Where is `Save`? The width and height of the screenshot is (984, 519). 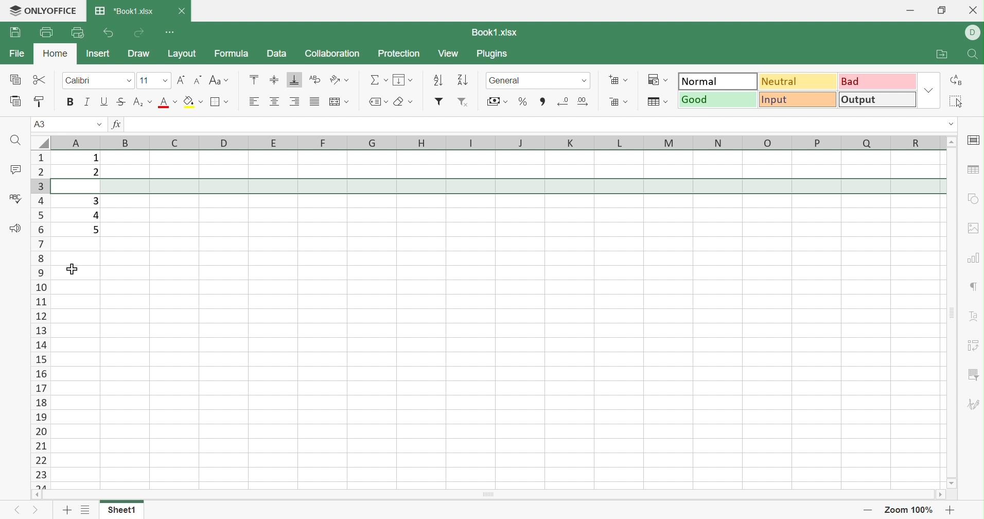 Save is located at coordinates (15, 32).